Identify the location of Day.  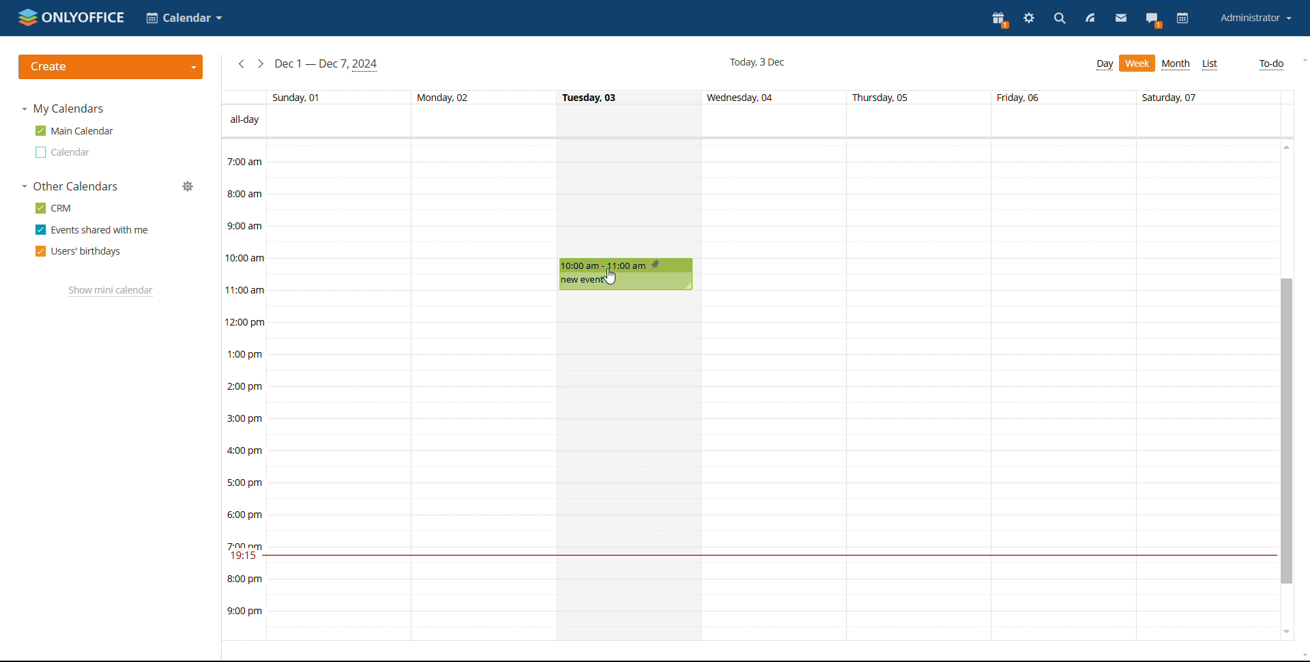
(1105, 65).